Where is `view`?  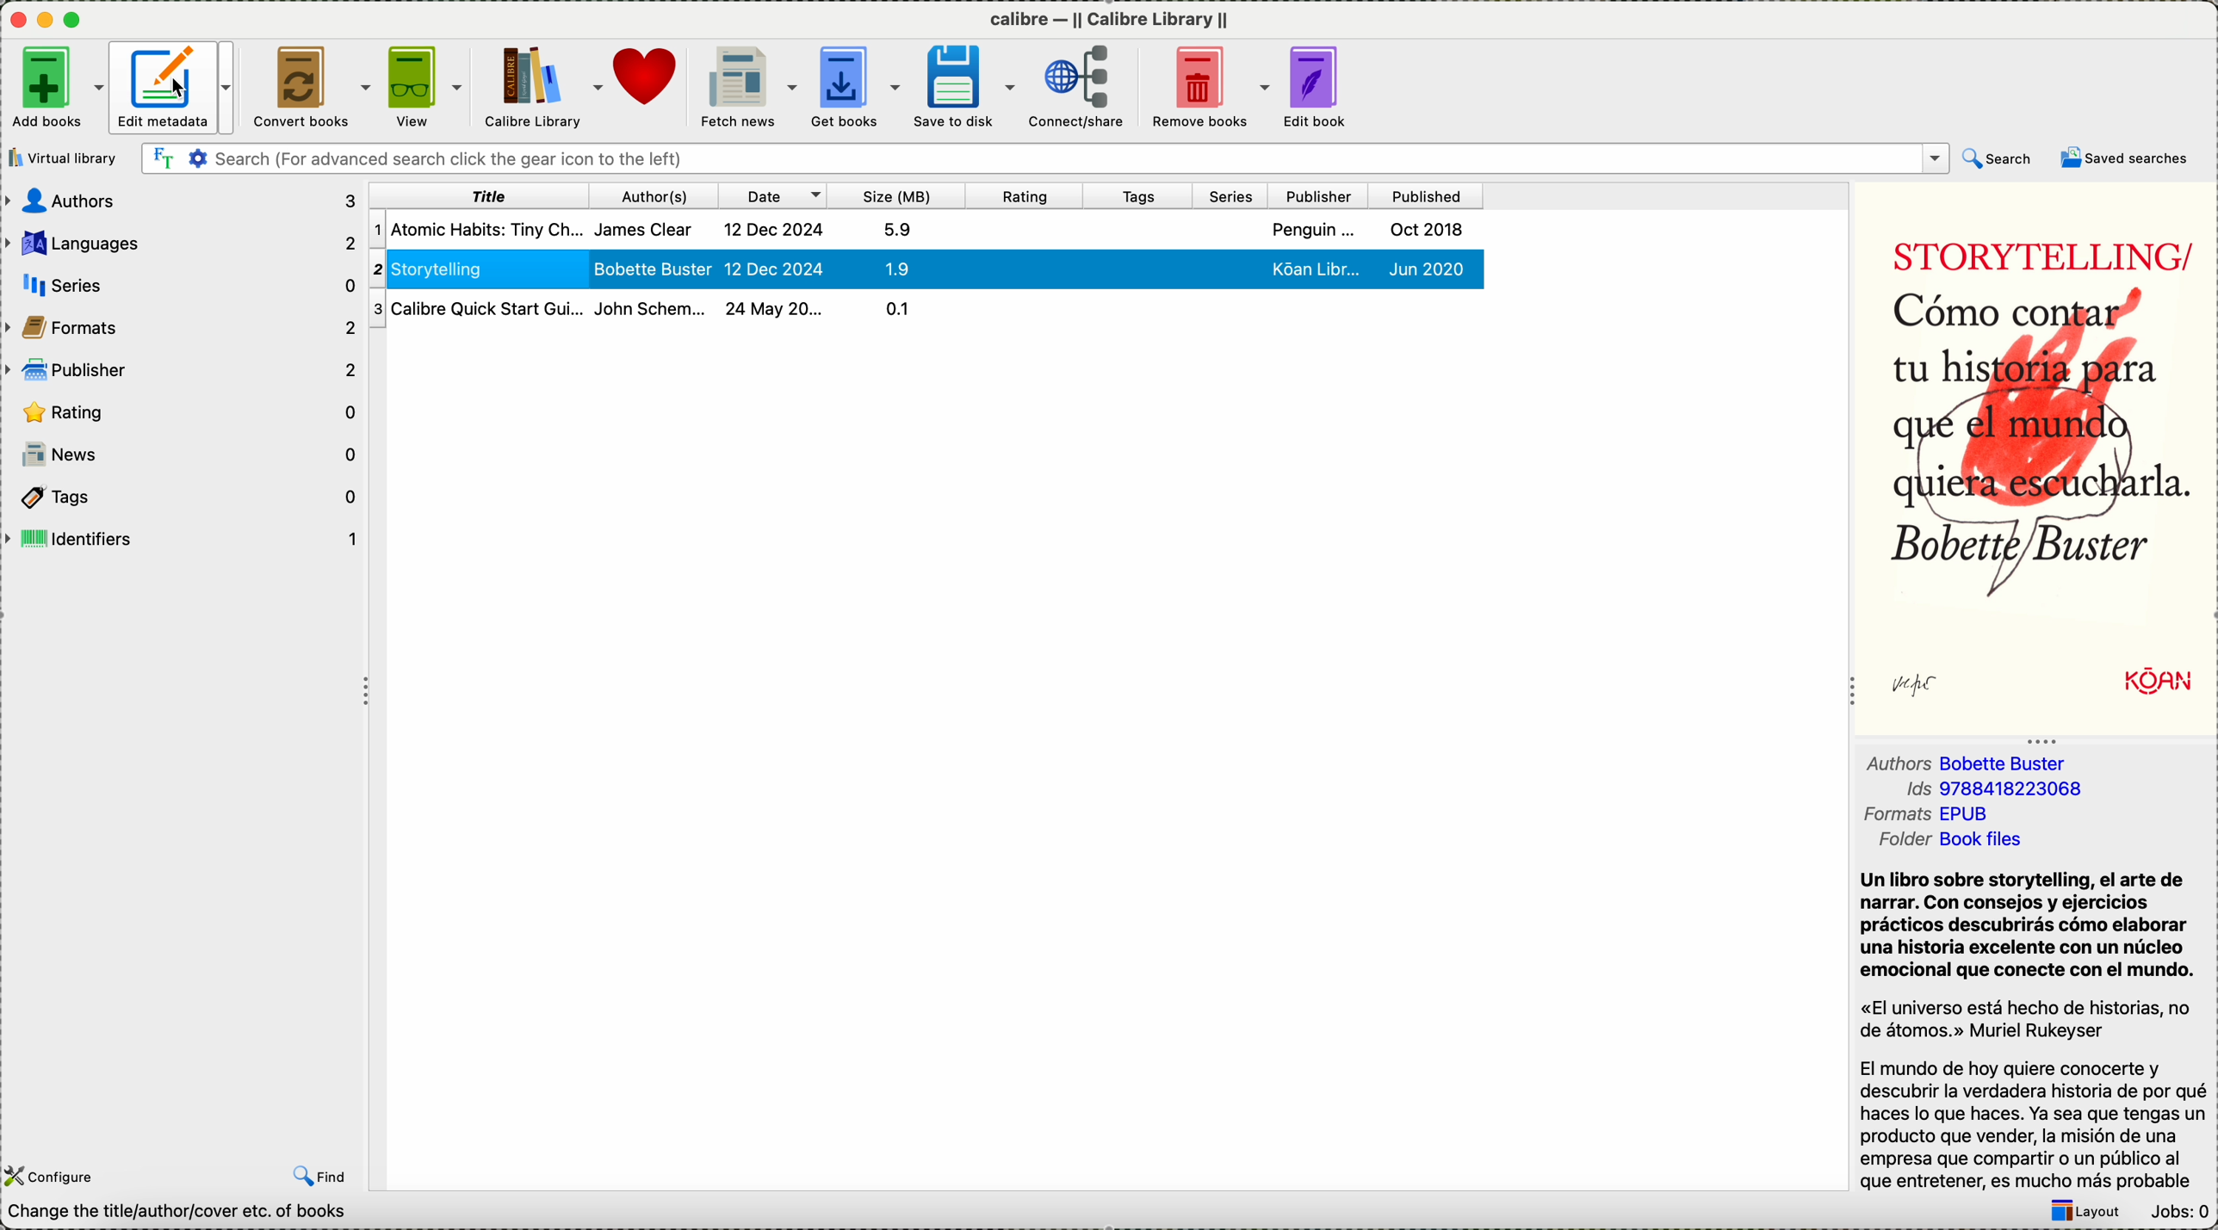 view is located at coordinates (424, 84).